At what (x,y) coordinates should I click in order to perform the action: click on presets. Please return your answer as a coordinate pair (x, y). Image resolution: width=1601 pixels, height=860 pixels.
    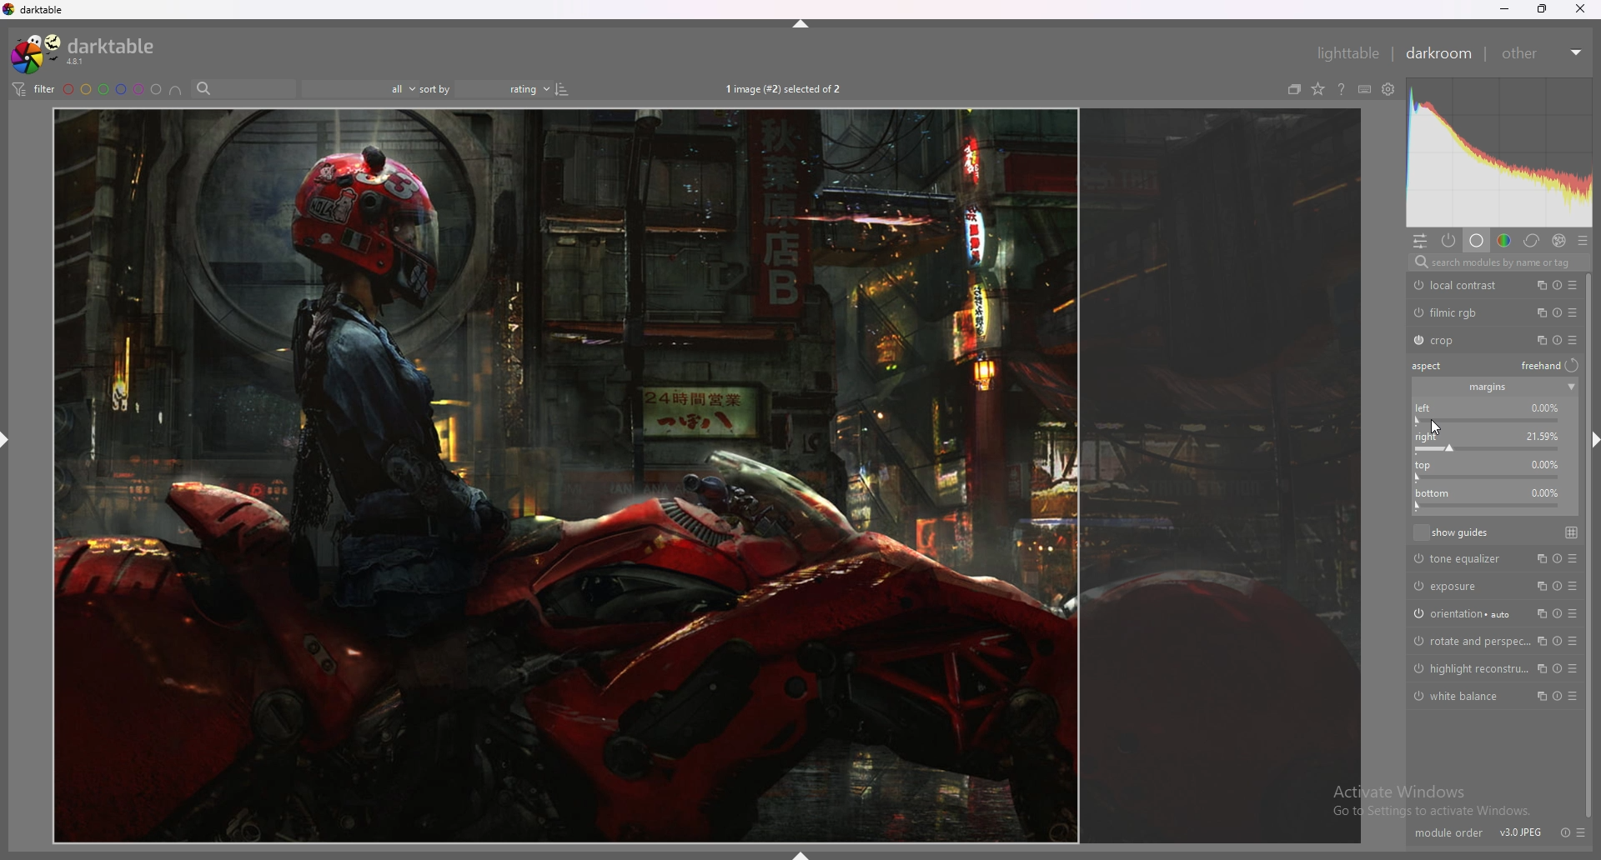
    Looking at the image, I should click on (1577, 642).